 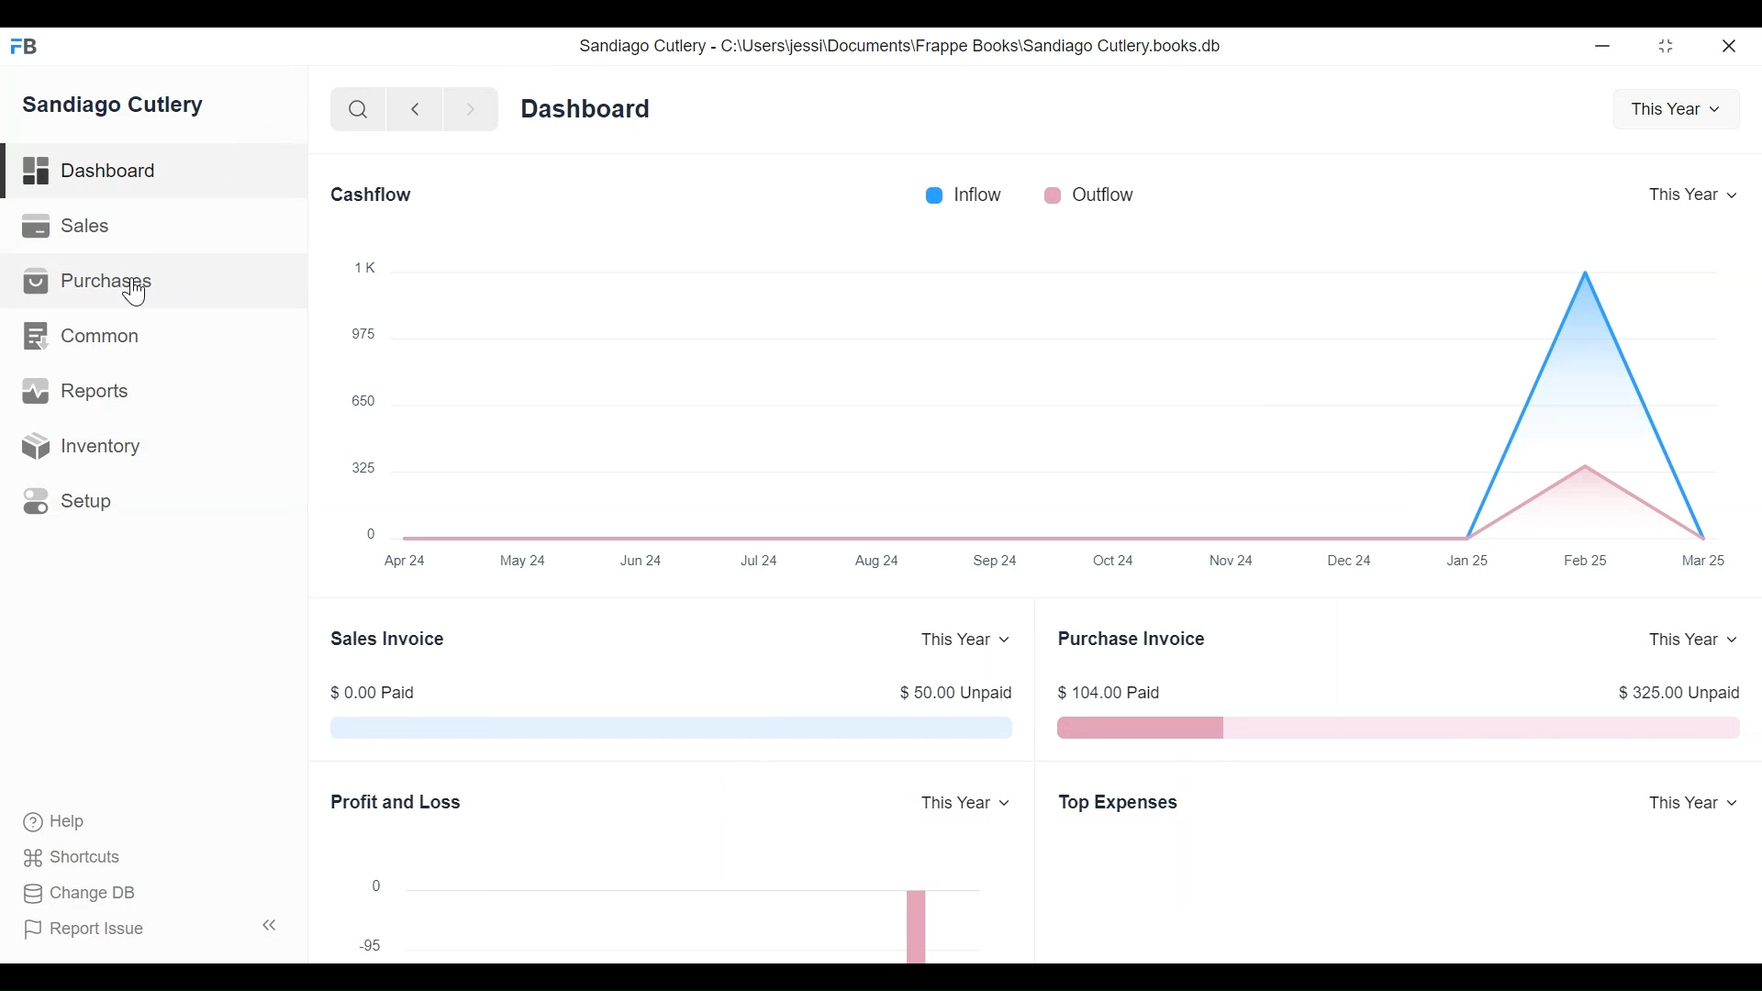 What do you see at coordinates (384, 692) in the screenshot?
I see `$ 0.00 Paid` at bounding box center [384, 692].